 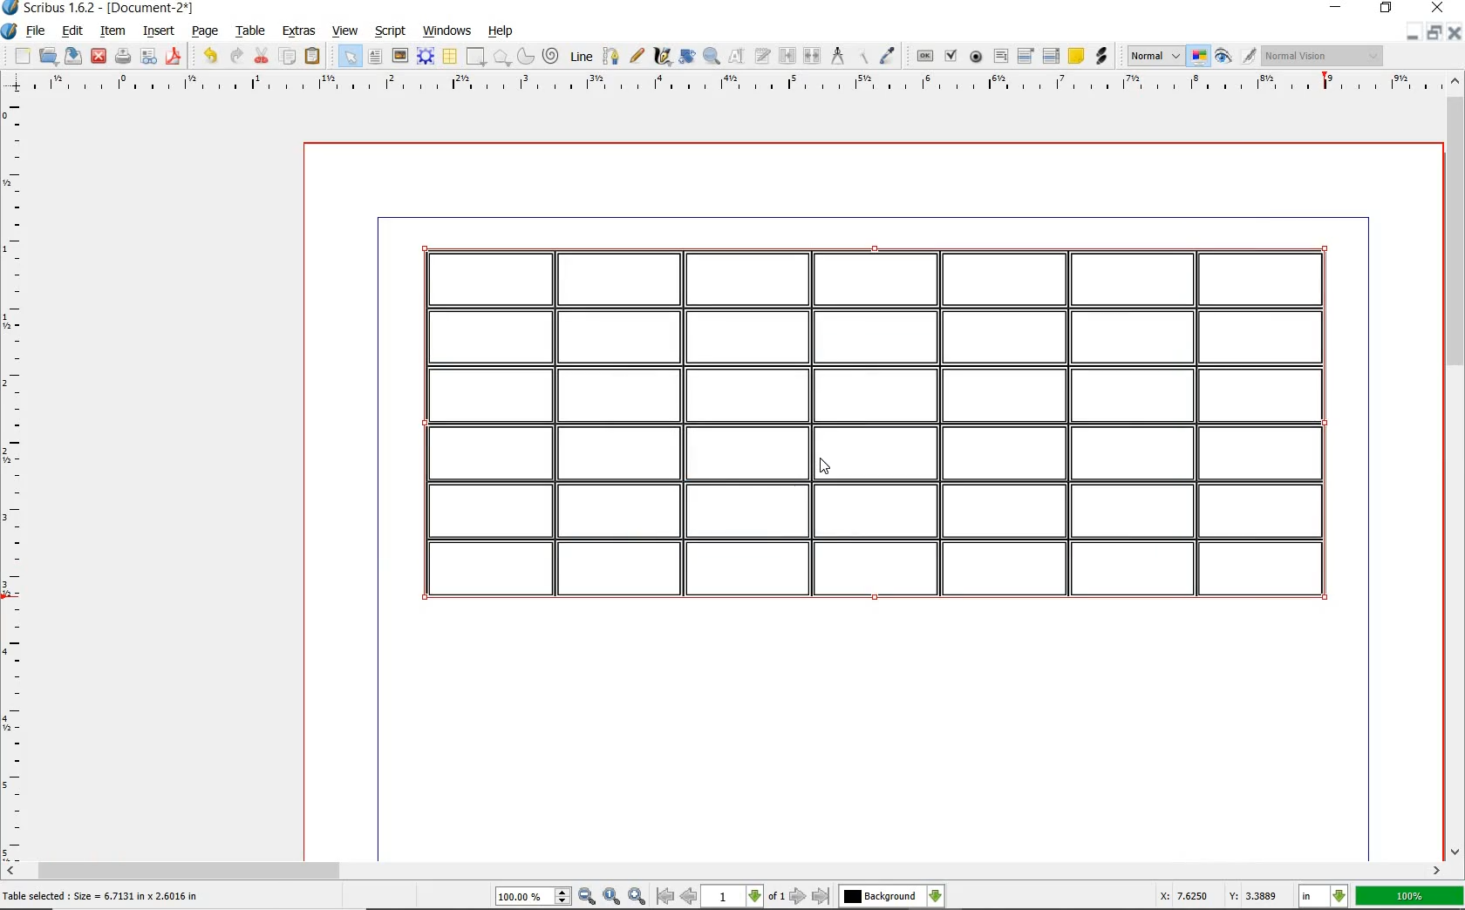 What do you see at coordinates (1453, 477) in the screenshot?
I see `scrollbar` at bounding box center [1453, 477].